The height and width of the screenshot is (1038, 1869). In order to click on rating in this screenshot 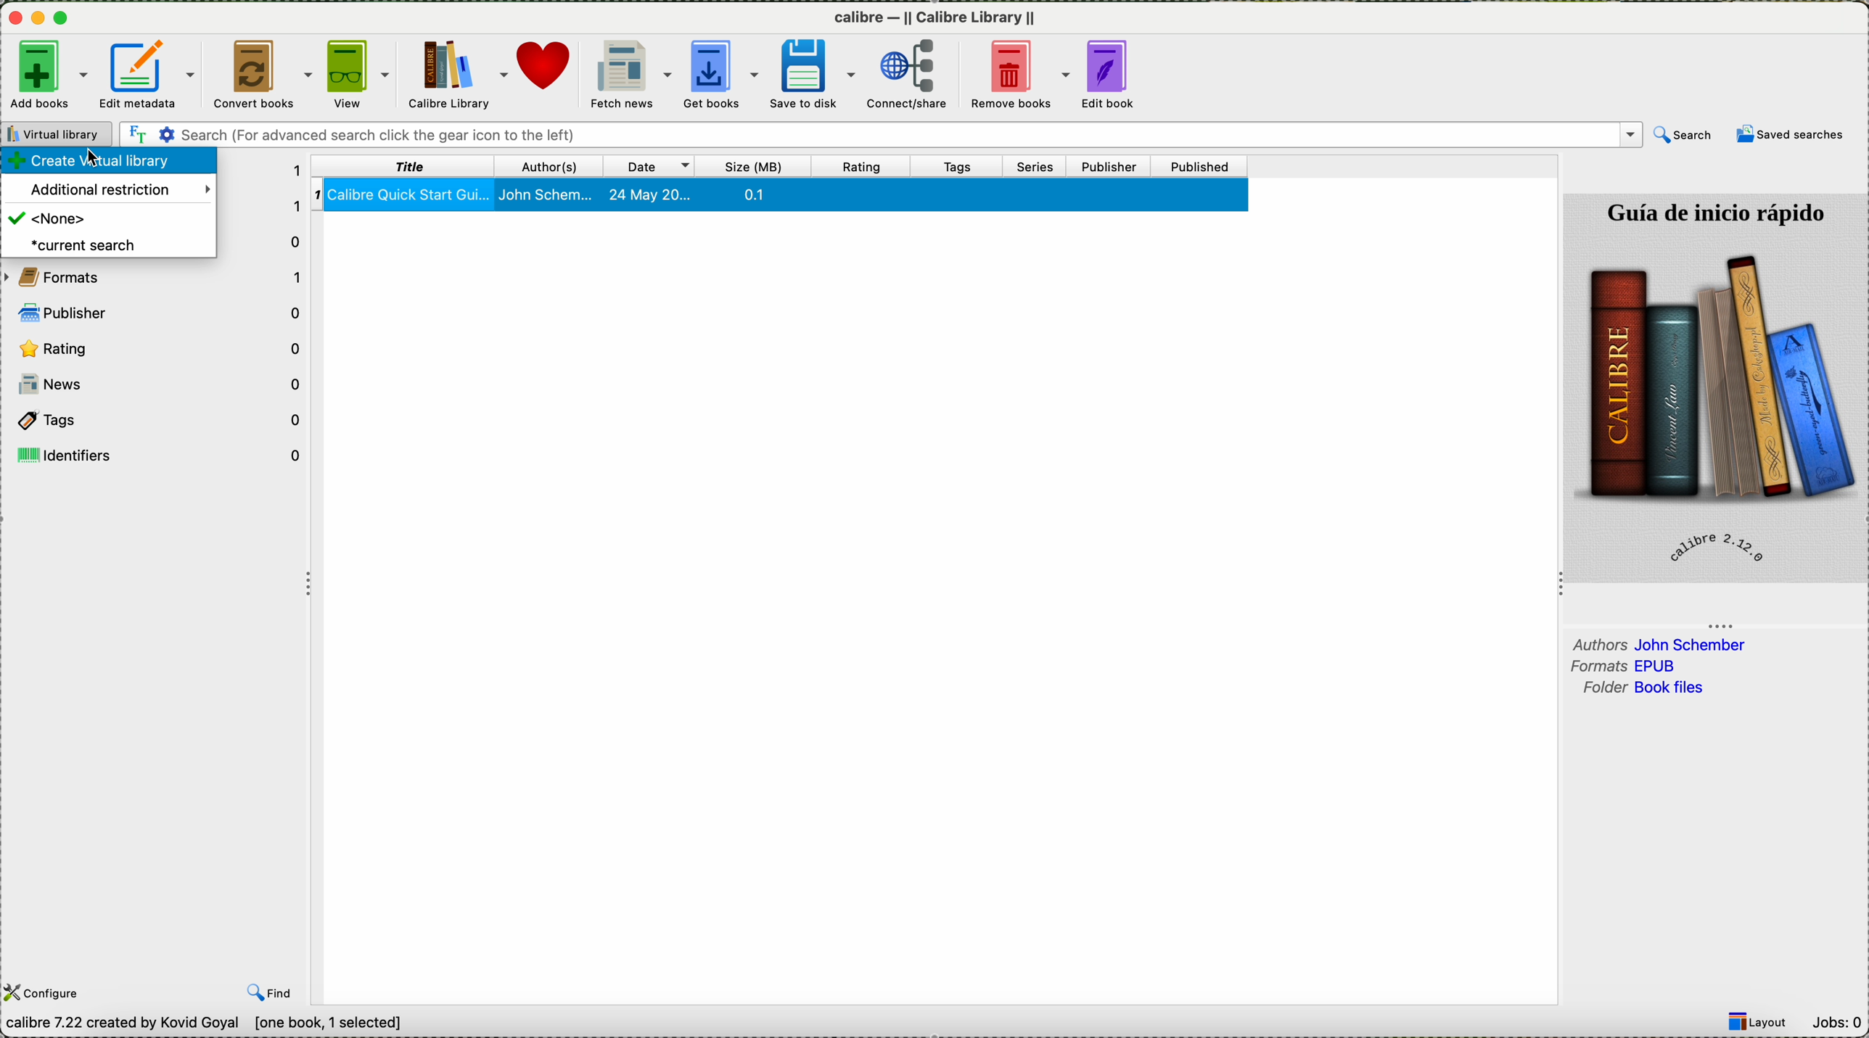, I will do `click(868, 166)`.